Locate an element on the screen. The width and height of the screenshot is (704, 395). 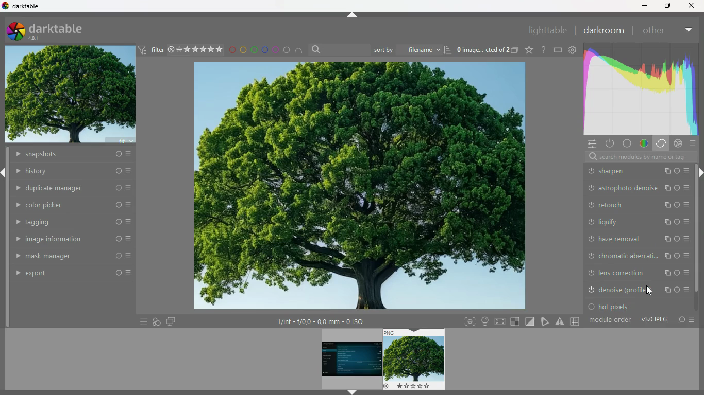
search is located at coordinates (634, 157).